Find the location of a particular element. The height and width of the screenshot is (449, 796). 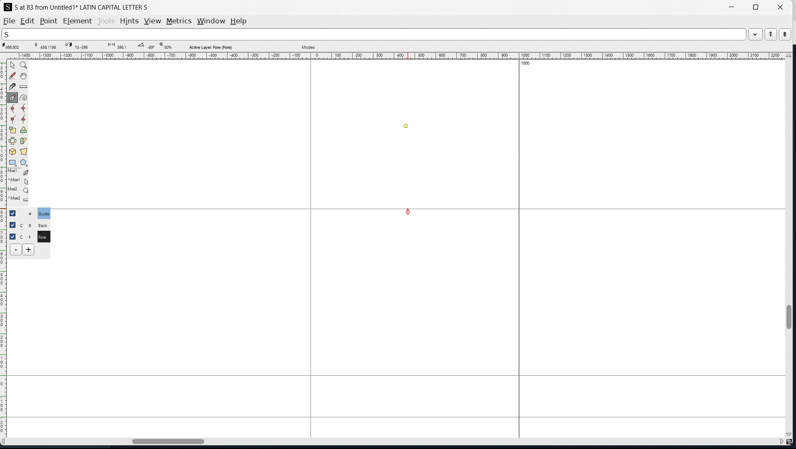

scale the selection is located at coordinates (13, 130).